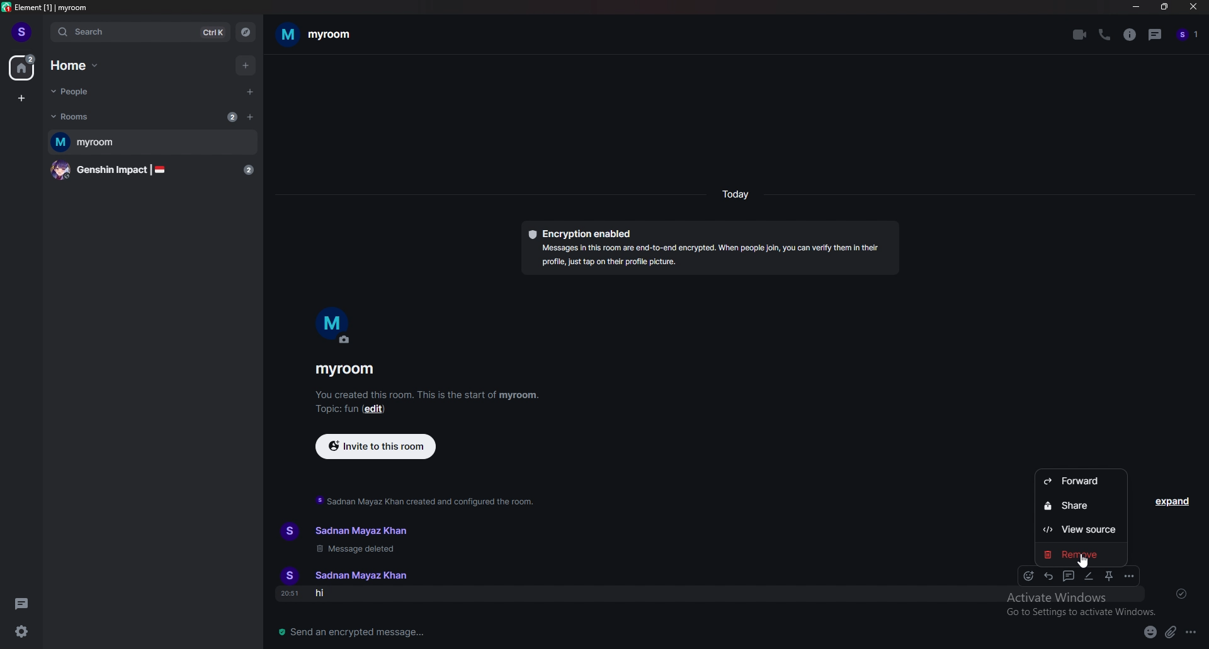  I want to click on room photo, so click(335, 326).